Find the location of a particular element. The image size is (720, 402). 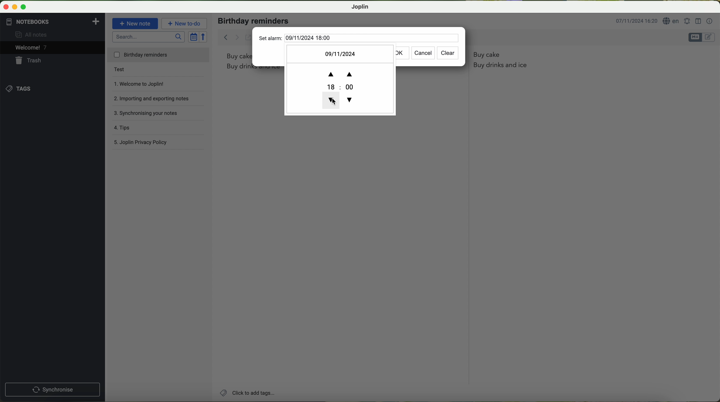

trash is located at coordinates (30, 61).